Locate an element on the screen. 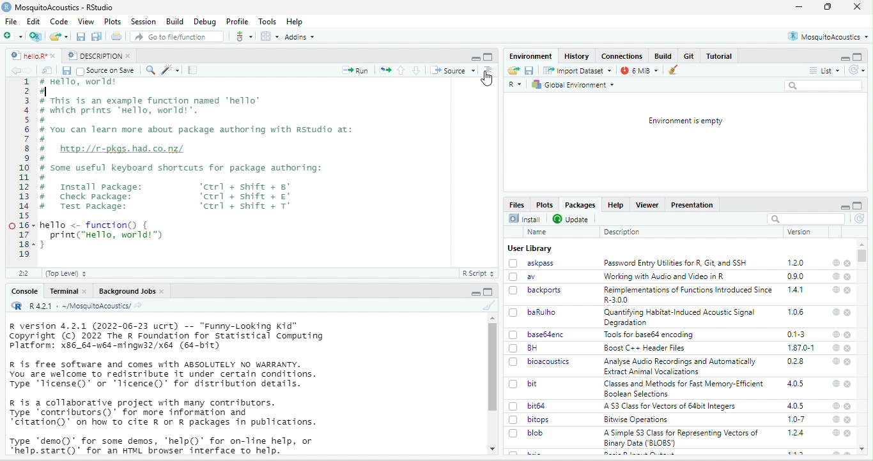  Edit is located at coordinates (34, 21).